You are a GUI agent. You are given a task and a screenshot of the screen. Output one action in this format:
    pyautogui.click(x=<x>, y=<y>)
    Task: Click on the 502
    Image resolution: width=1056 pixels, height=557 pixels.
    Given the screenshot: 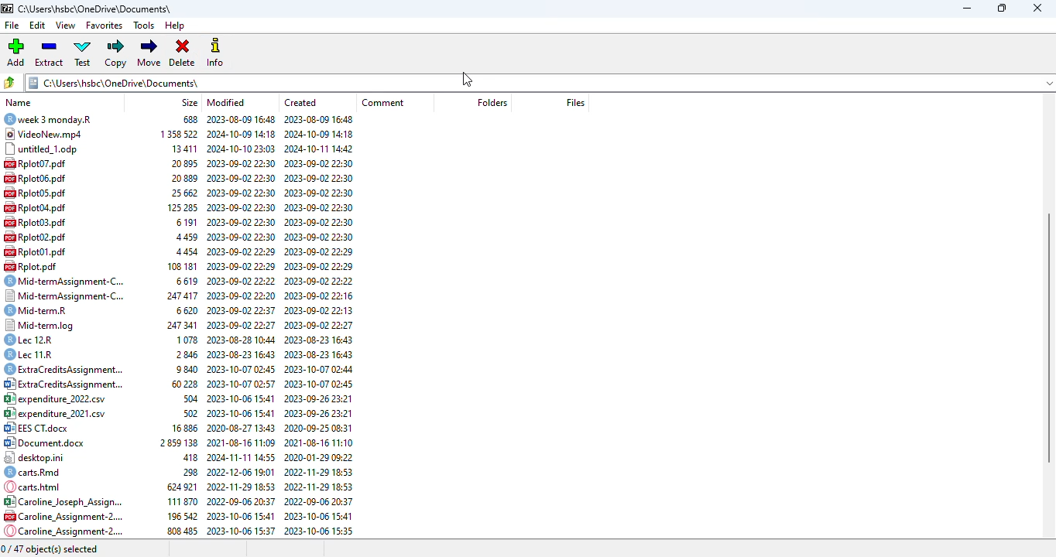 What is the action you would take?
    pyautogui.click(x=182, y=412)
    